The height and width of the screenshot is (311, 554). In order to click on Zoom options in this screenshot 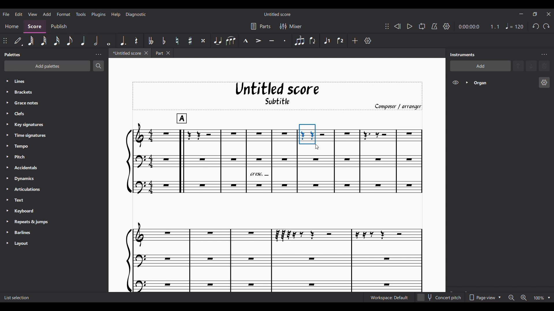, I will do `click(549, 298)`.